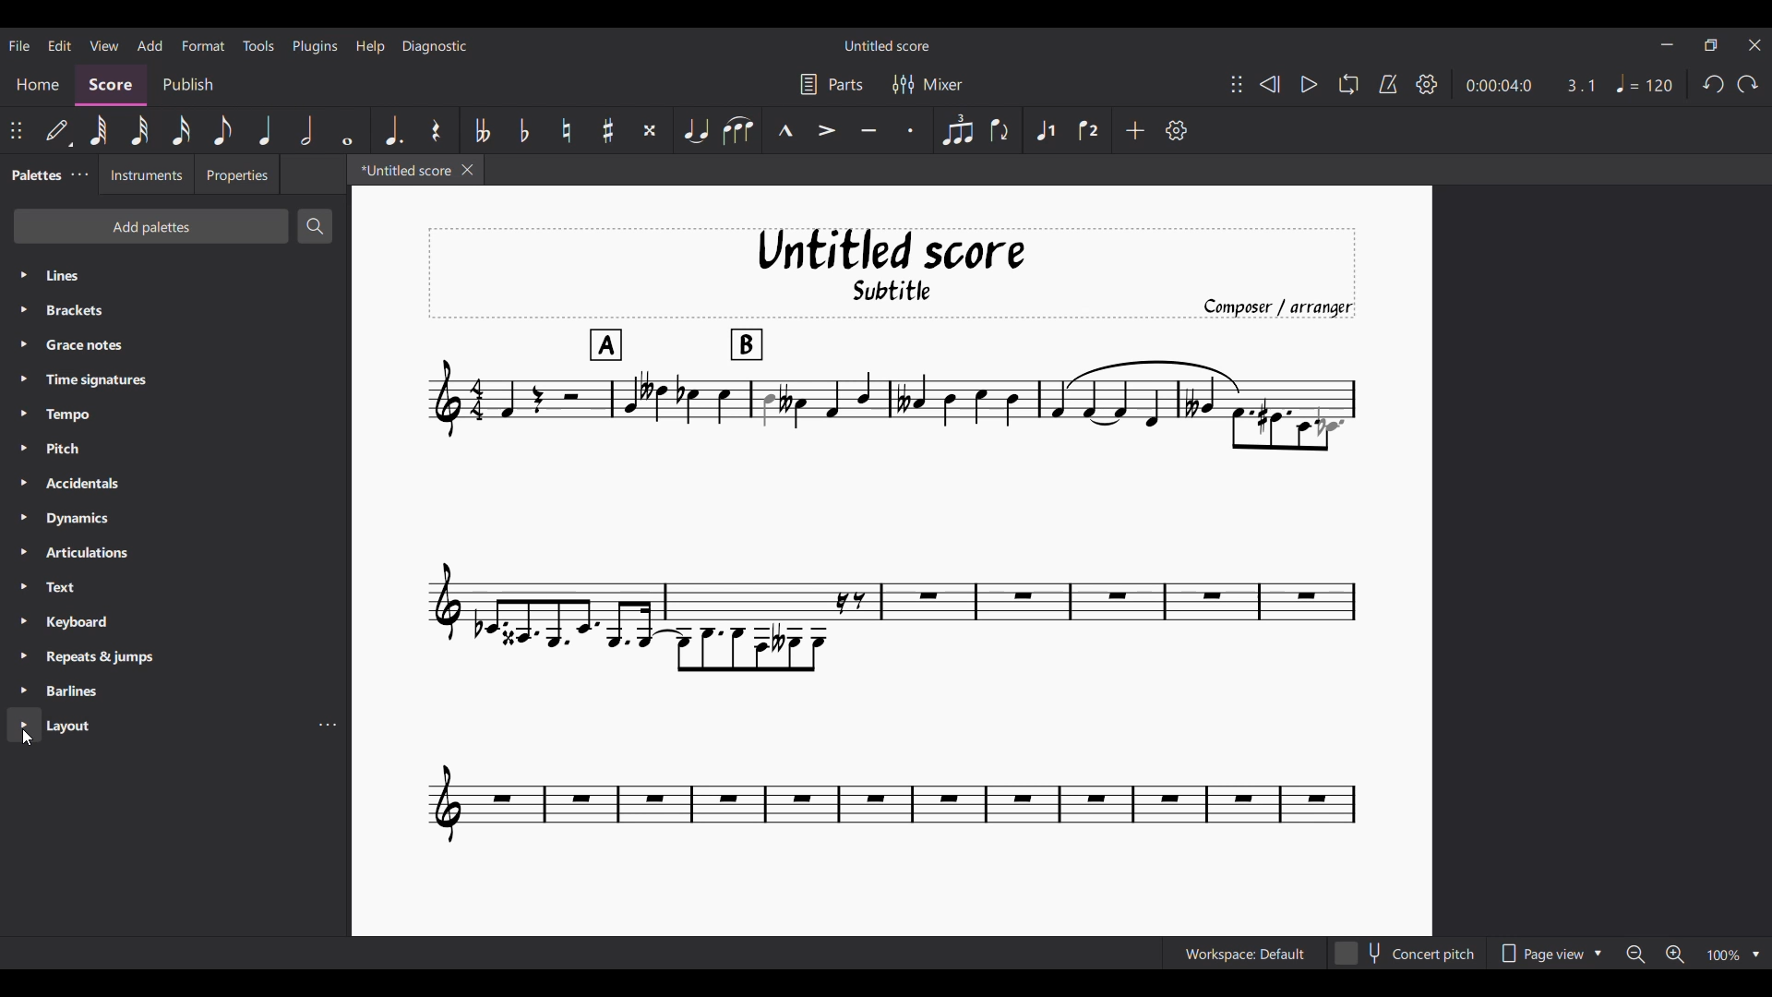 The height and width of the screenshot is (997, 1772). What do you see at coordinates (738, 130) in the screenshot?
I see `Slur` at bounding box center [738, 130].